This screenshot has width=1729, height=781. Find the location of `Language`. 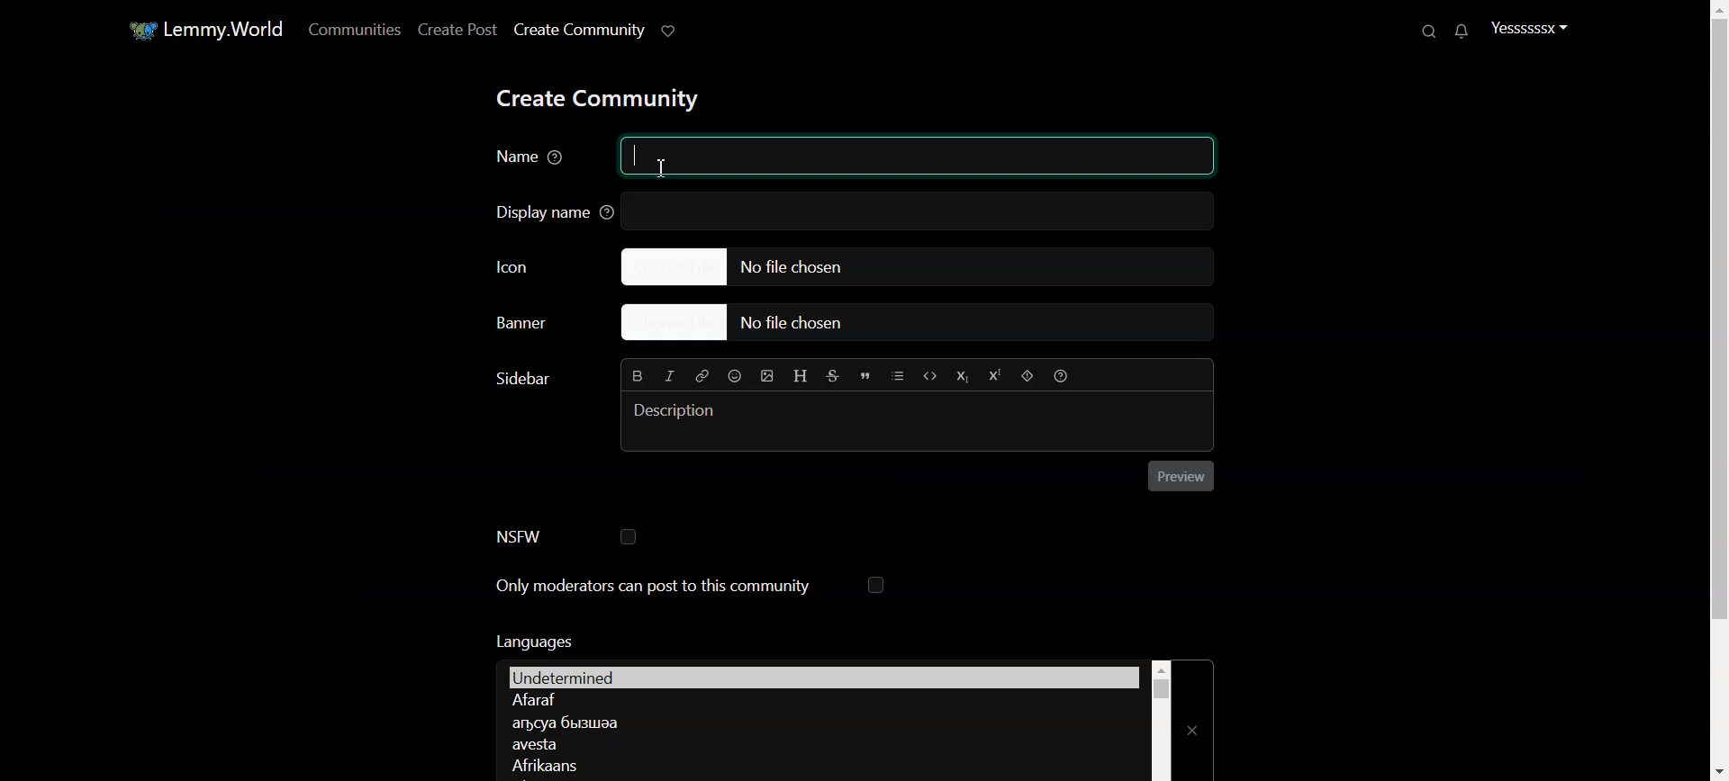

Language is located at coordinates (818, 764).